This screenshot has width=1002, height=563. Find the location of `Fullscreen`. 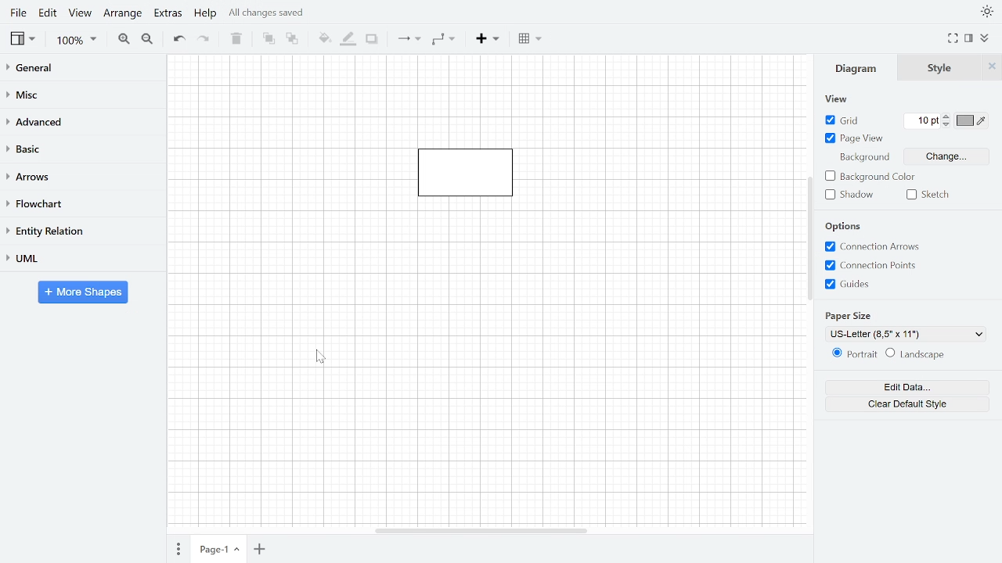

Fullscreen is located at coordinates (953, 38).